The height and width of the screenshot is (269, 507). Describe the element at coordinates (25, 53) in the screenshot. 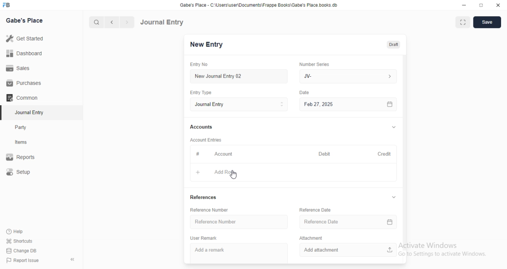

I see `Dashboard` at that location.